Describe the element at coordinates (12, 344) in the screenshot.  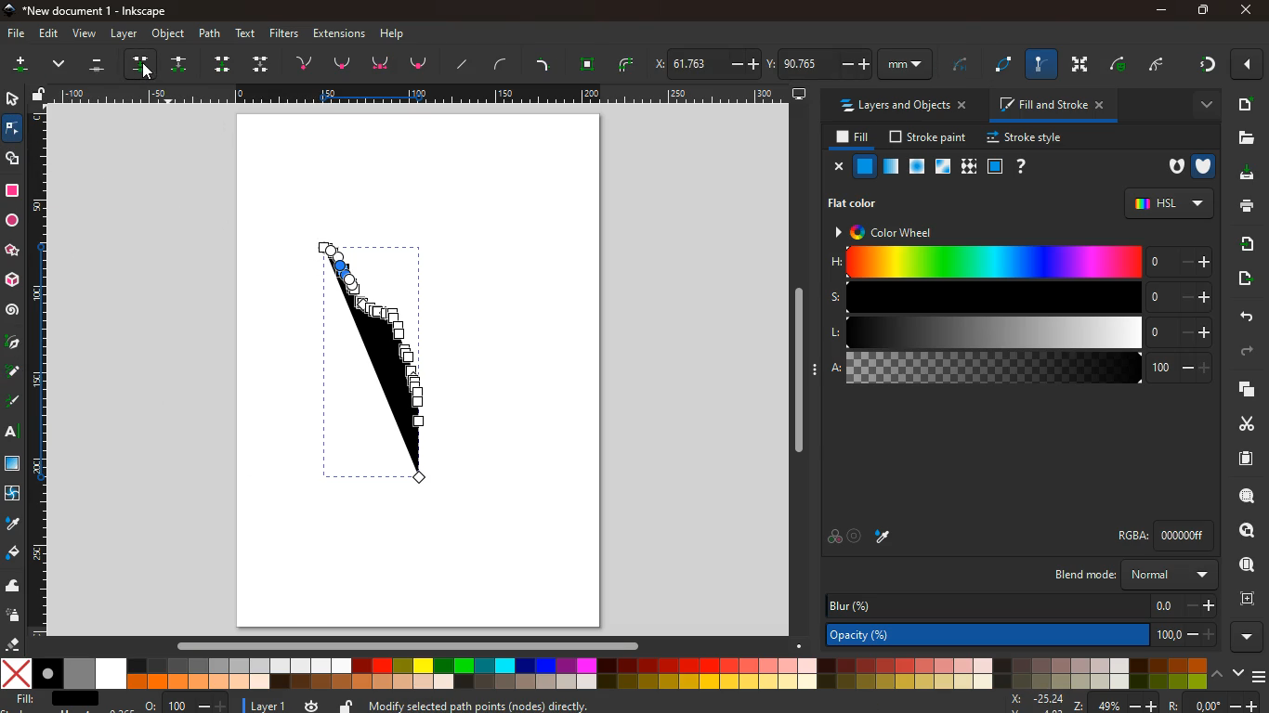
I see `pick` at that location.